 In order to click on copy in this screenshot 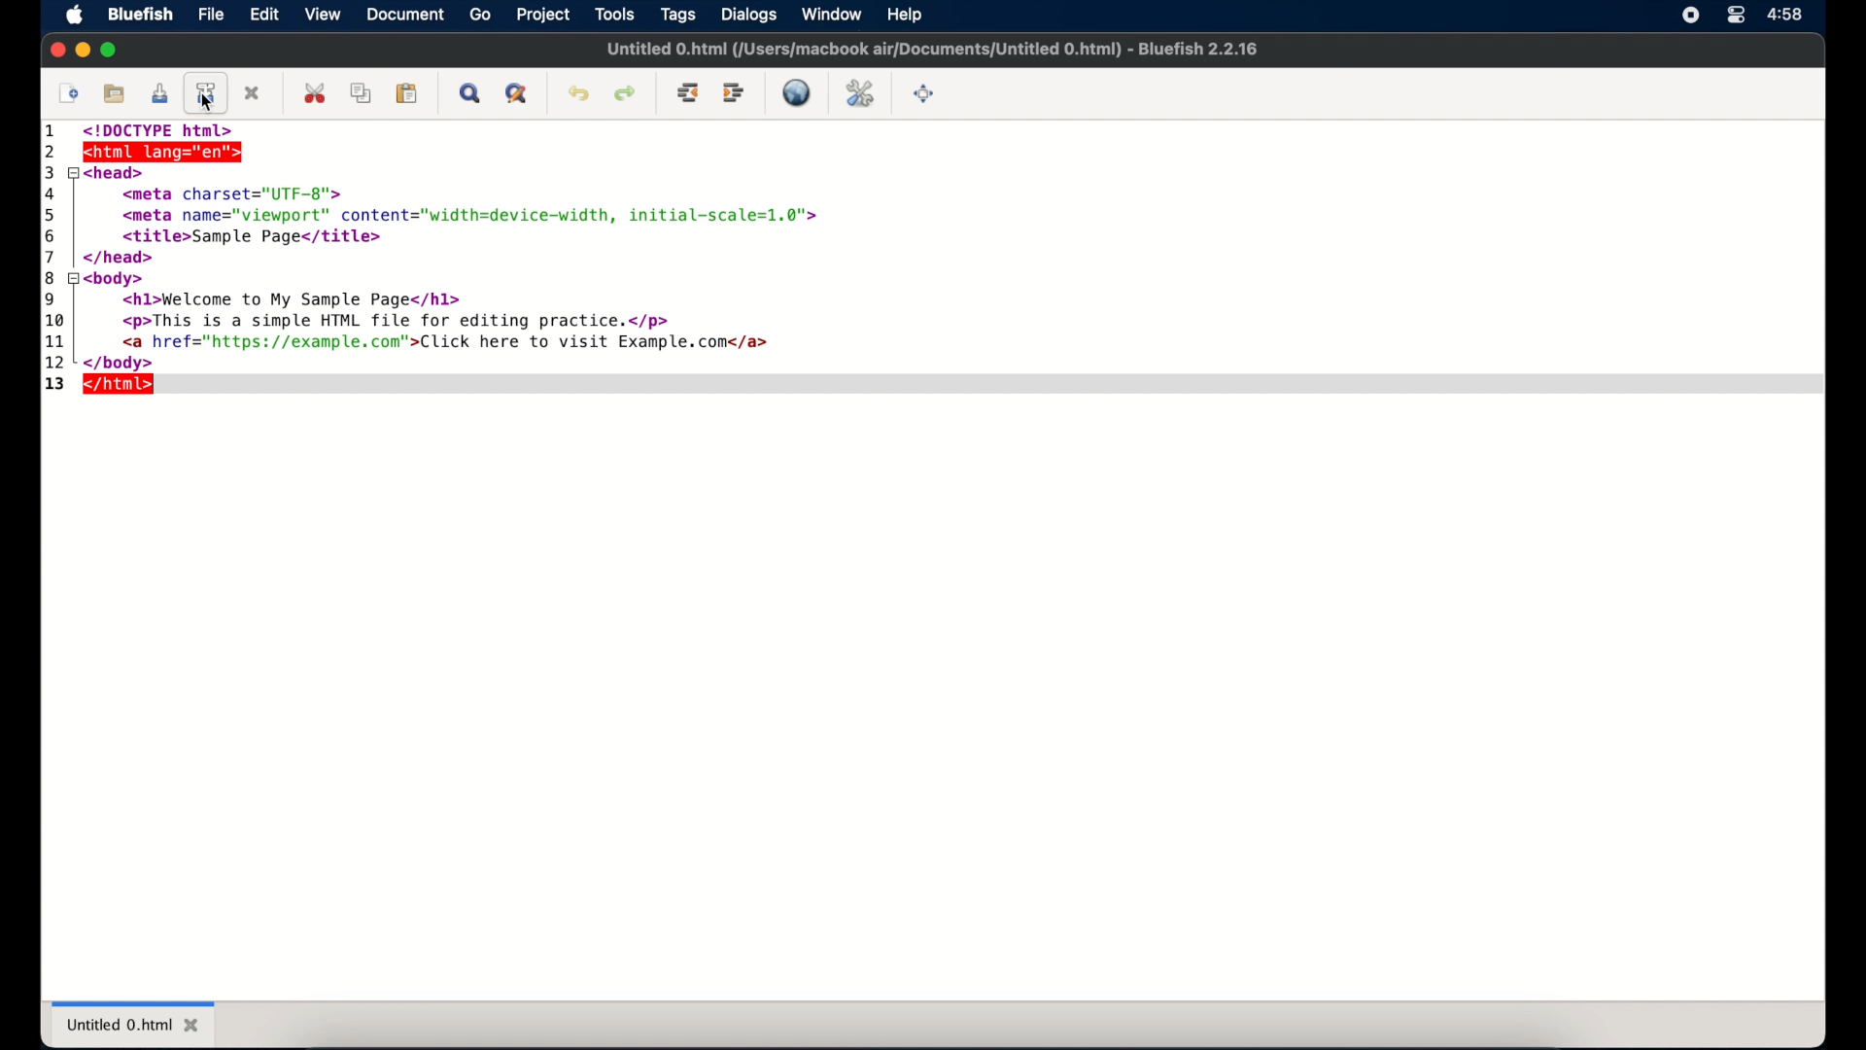, I will do `click(363, 93)`.